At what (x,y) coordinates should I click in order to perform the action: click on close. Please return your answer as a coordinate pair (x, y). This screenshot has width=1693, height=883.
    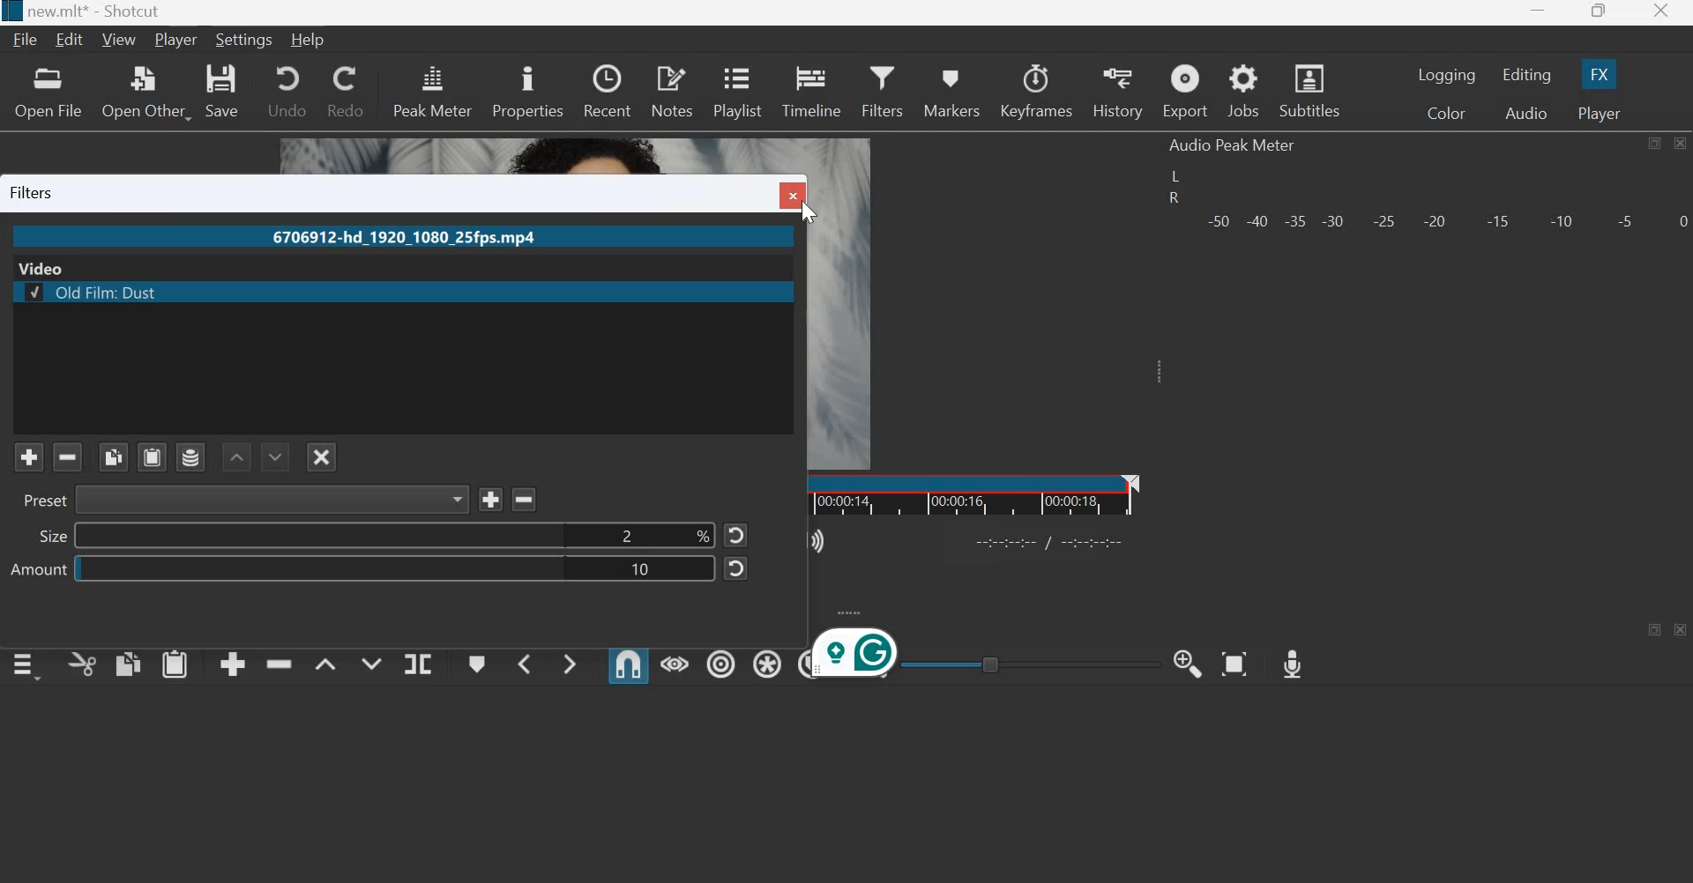
    Looking at the image, I should click on (1659, 13).